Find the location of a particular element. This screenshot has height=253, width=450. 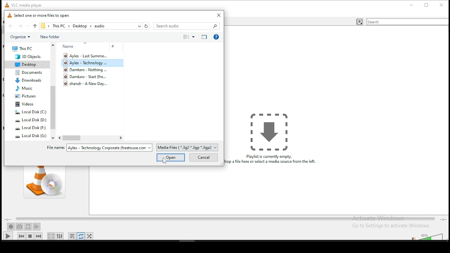

change view is located at coordinates (187, 37).